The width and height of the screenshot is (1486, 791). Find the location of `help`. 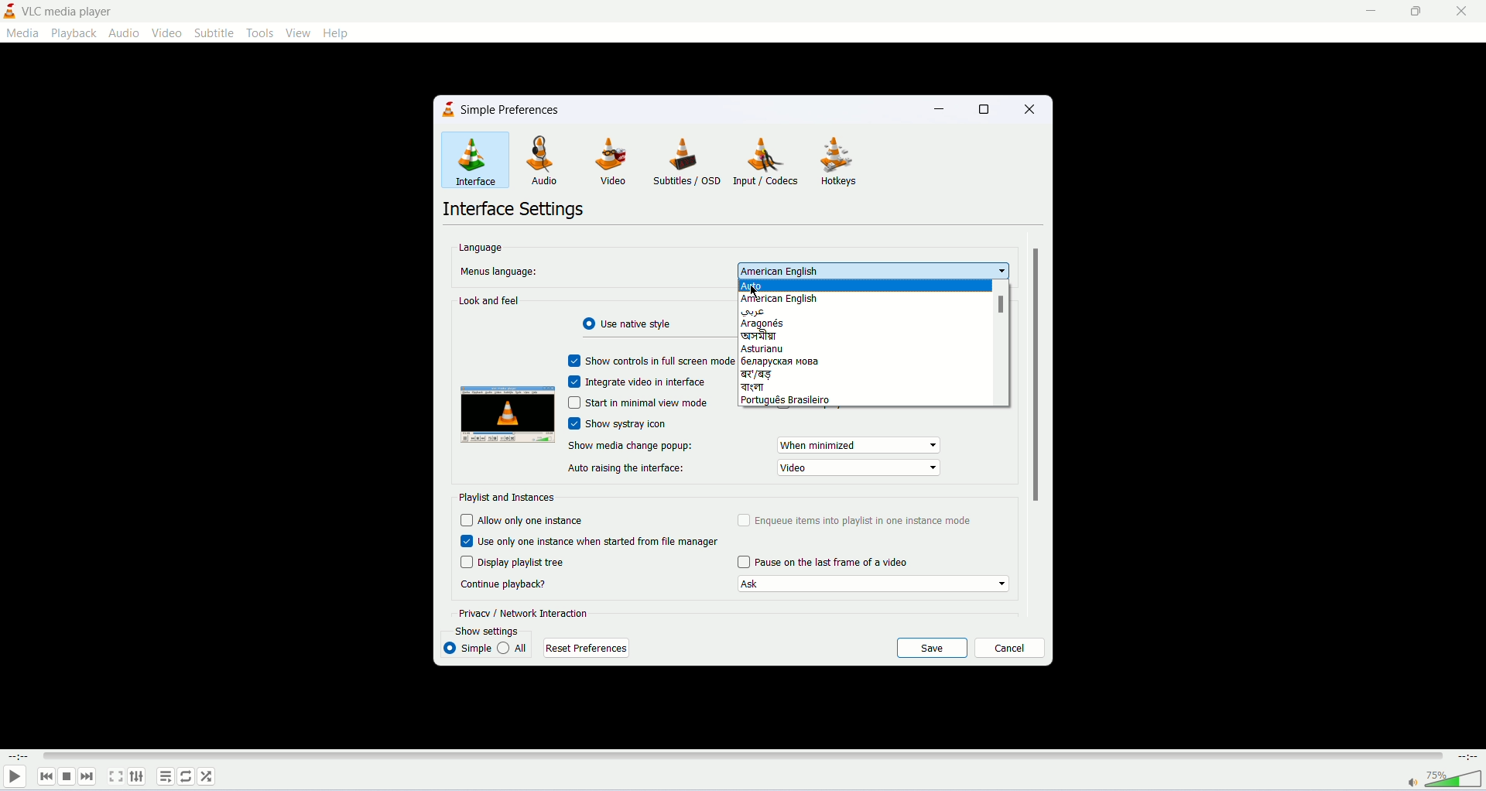

help is located at coordinates (340, 35).